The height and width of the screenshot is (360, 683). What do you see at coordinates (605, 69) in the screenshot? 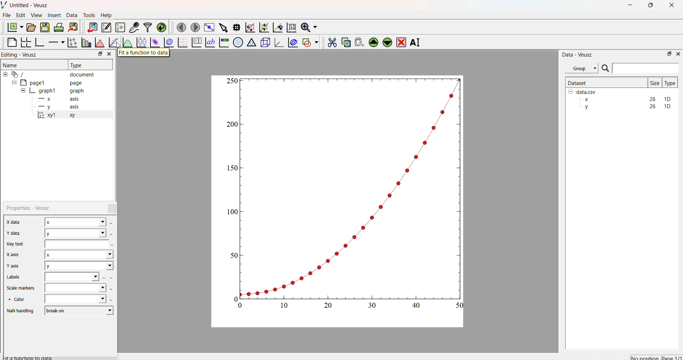
I see `Search` at bounding box center [605, 69].